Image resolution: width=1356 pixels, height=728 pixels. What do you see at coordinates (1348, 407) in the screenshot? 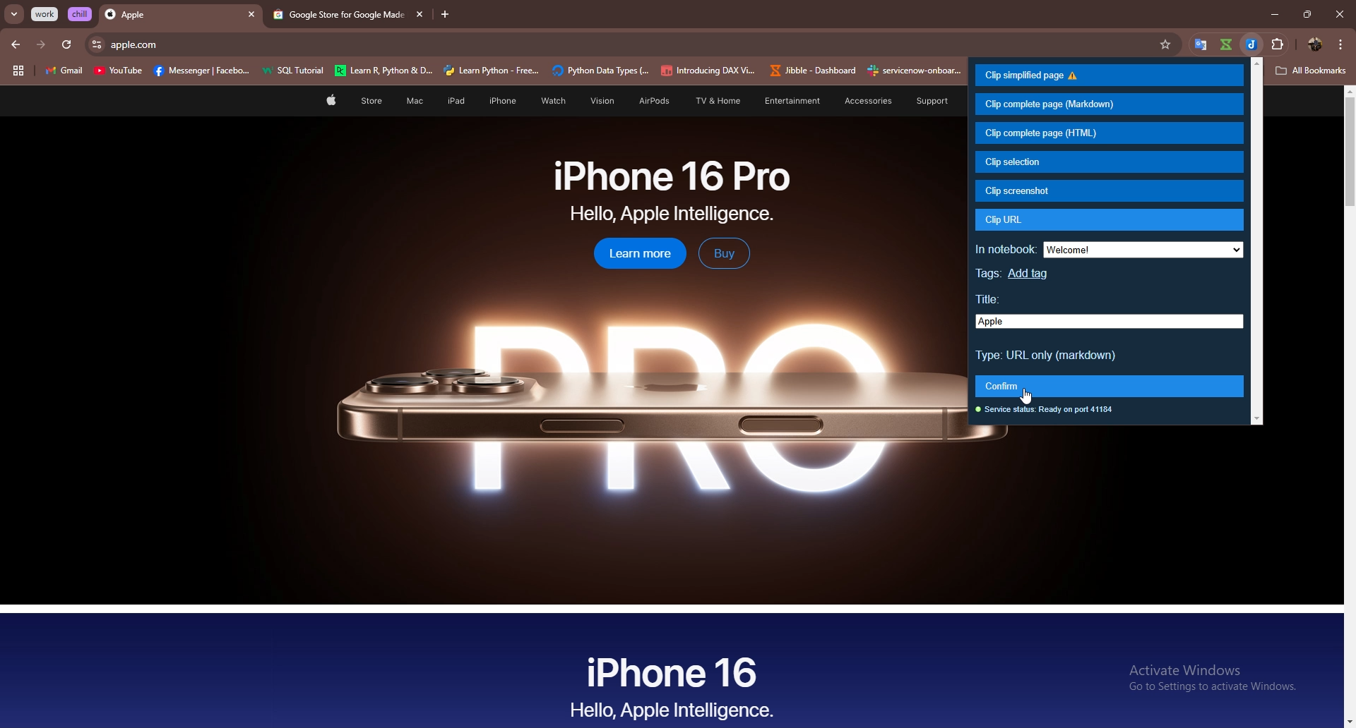
I see `scroll bar` at bounding box center [1348, 407].